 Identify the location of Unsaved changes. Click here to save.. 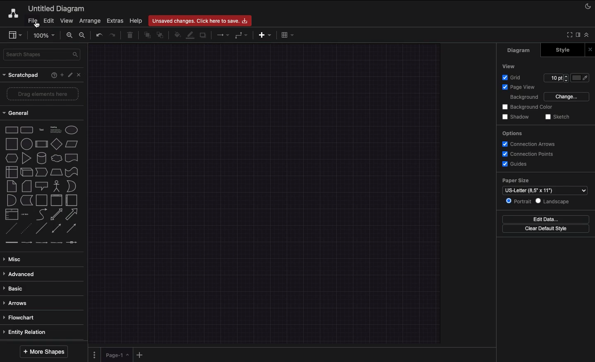
(200, 21).